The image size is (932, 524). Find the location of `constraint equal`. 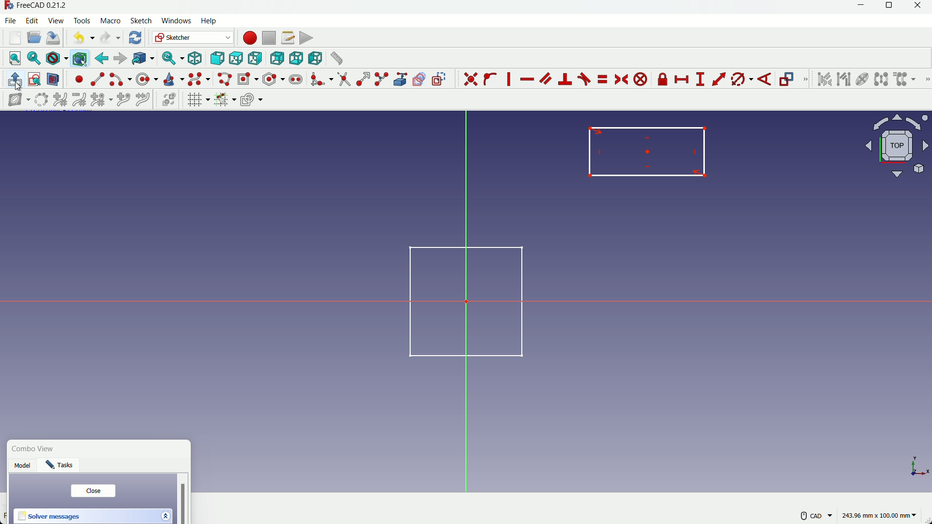

constraint equal is located at coordinates (602, 79).